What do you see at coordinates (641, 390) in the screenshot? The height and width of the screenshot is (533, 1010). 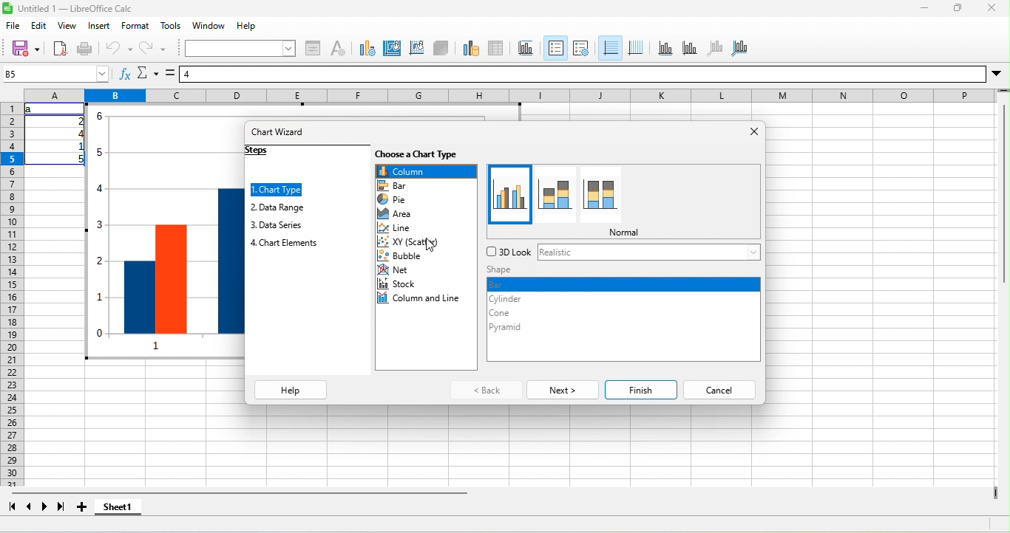 I see `finish` at bounding box center [641, 390].